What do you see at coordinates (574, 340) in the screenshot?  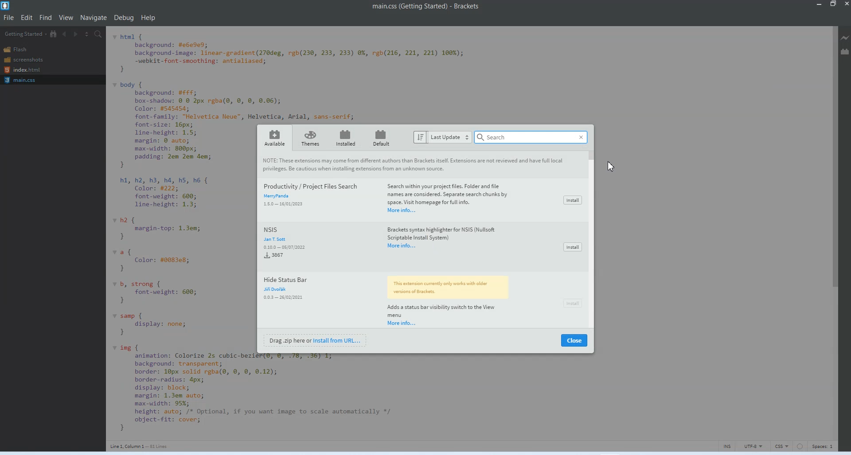 I see `Close` at bounding box center [574, 340].